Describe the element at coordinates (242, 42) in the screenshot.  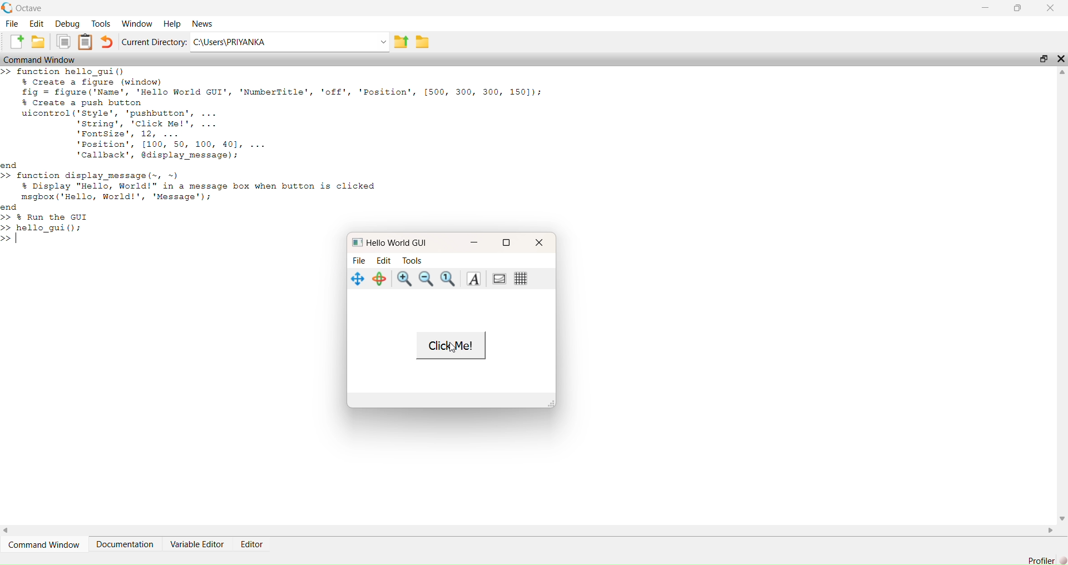
I see `C:\Users\PRIYANKA` at that location.